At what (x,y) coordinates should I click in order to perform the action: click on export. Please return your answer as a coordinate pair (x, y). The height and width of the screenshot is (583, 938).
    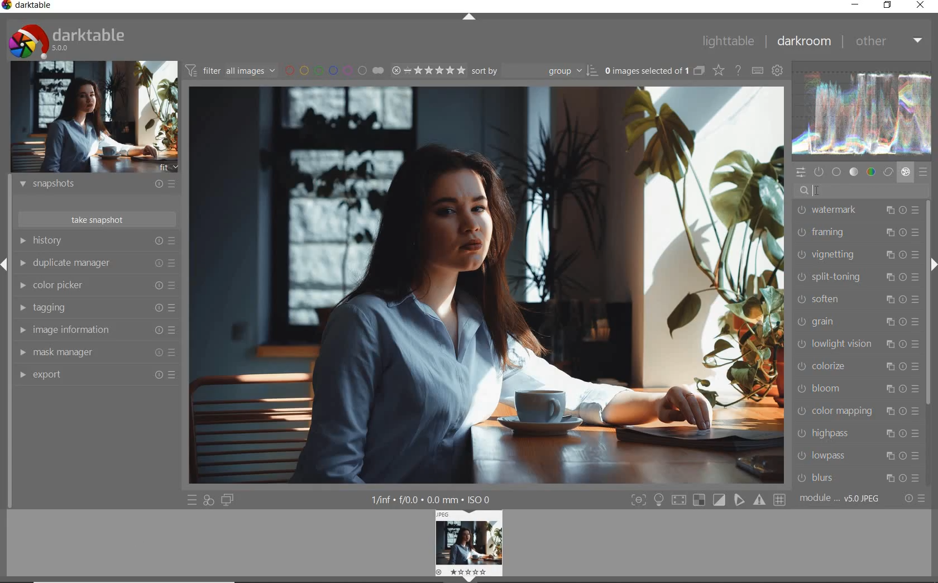
    Looking at the image, I should click on (97, 374).